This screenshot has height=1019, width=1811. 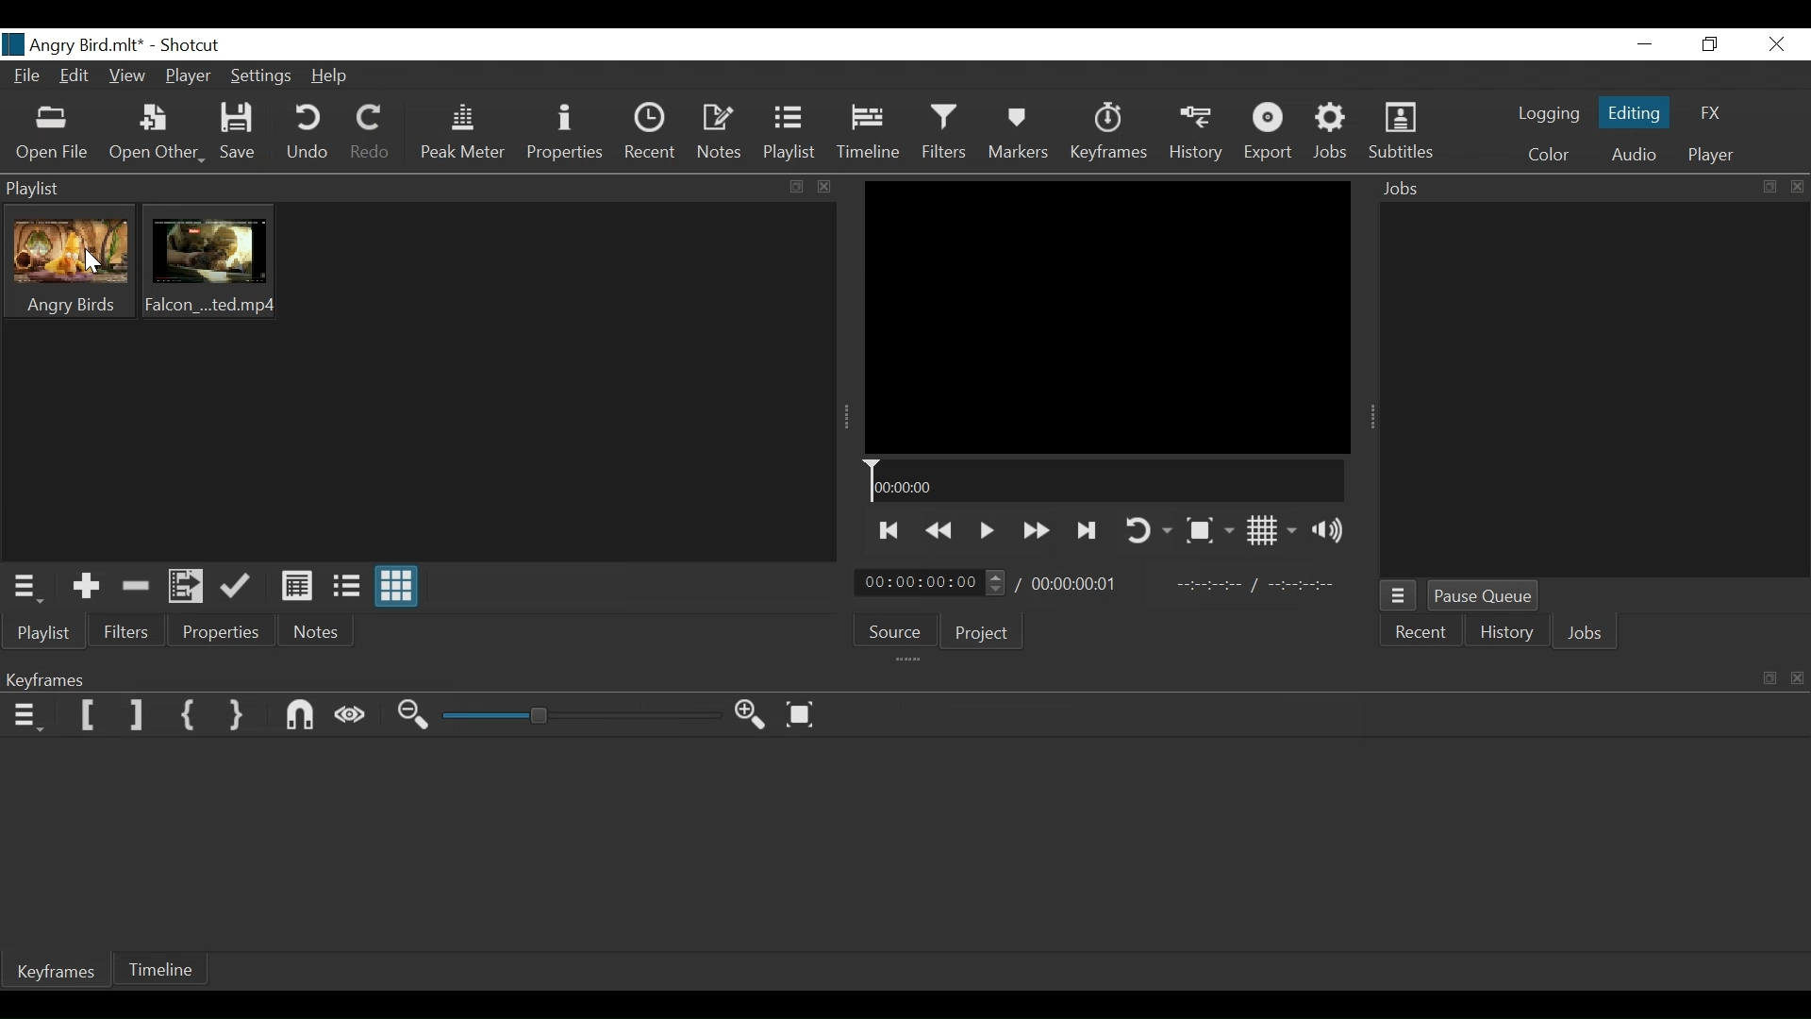 I want to click on Settings, so click(x=258, y=78).